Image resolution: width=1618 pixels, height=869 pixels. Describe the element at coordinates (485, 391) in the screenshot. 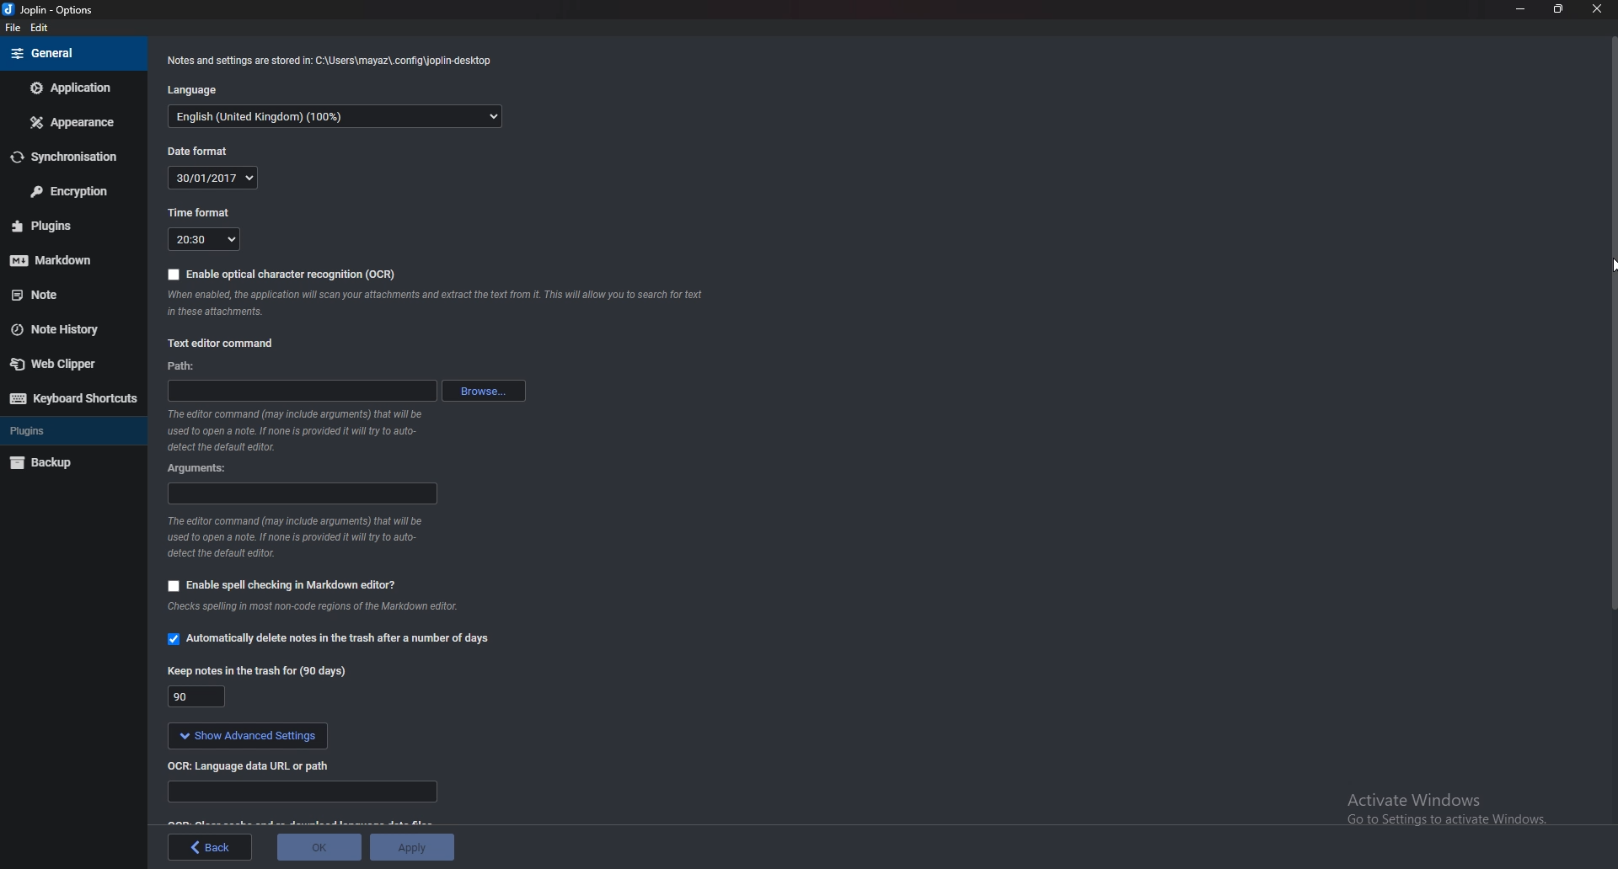

I see `browse` at that location.